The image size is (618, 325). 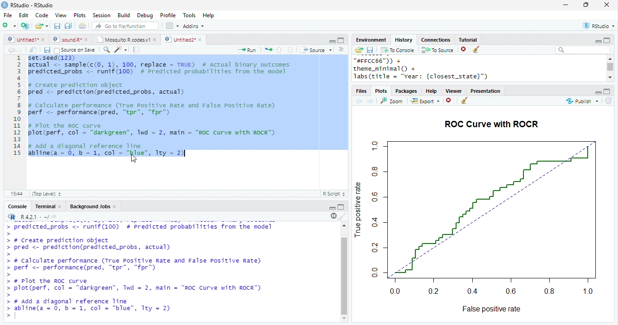 I want to click on pause, so click(x=333, y=216).